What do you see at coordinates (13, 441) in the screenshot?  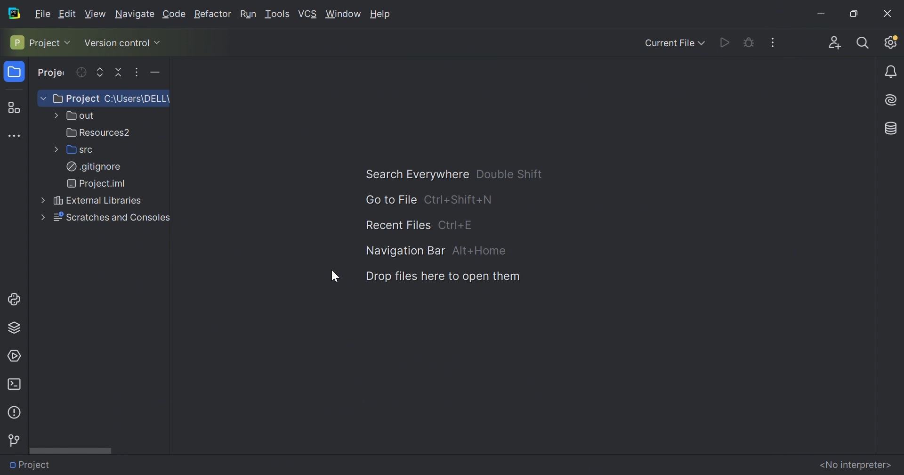 I see `Version control` at bounding box center [13, 441].